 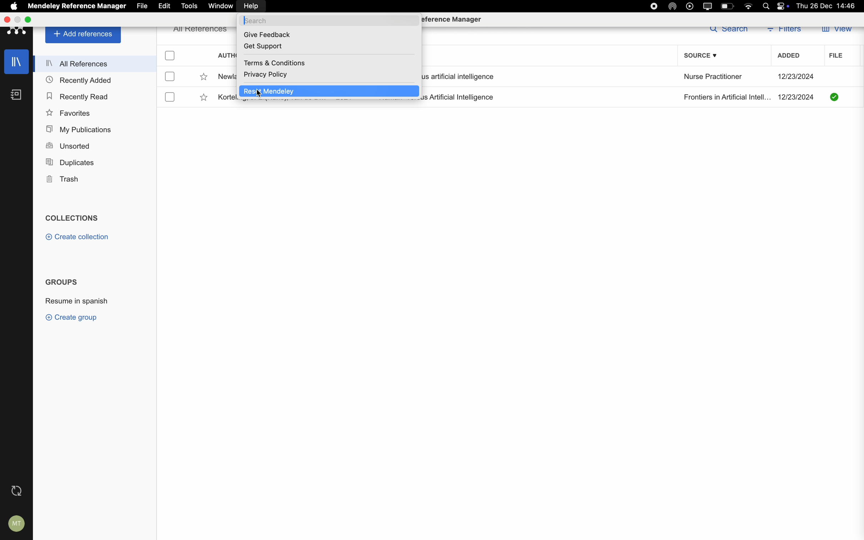 I want to click on Cursor, so click(x=261, y=93).